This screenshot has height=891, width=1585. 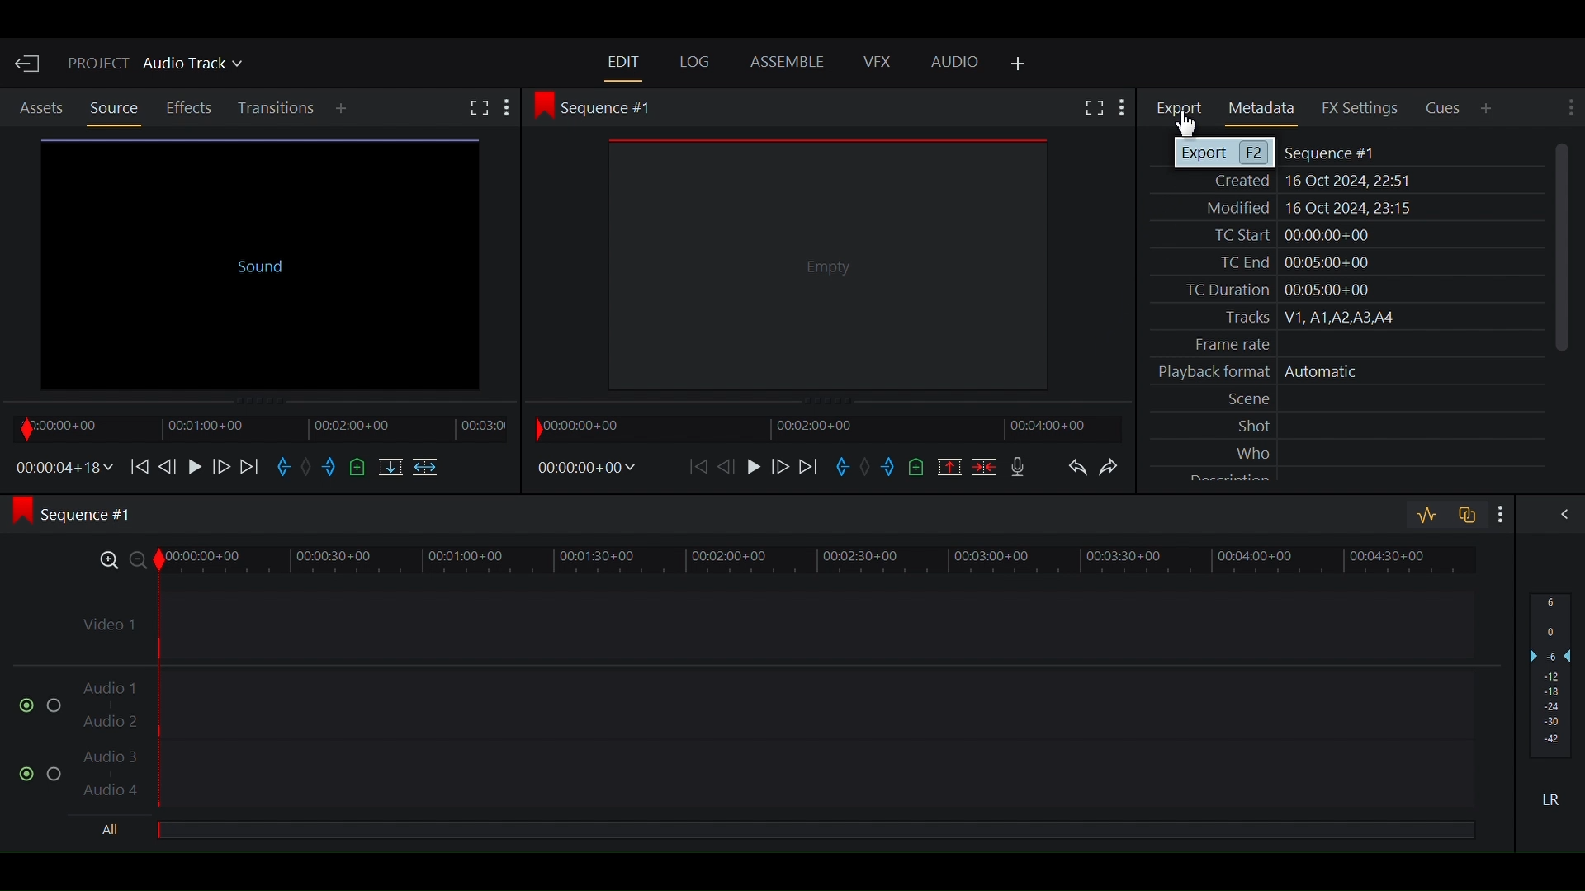 I want to click on LR, so click(x=1557, y=799).